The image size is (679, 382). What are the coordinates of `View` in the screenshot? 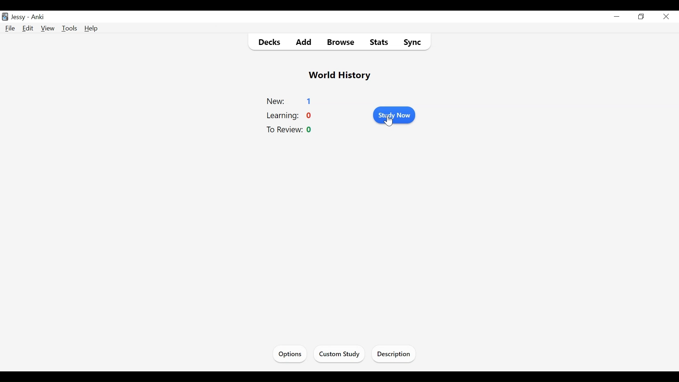 It's located at (47, 28).